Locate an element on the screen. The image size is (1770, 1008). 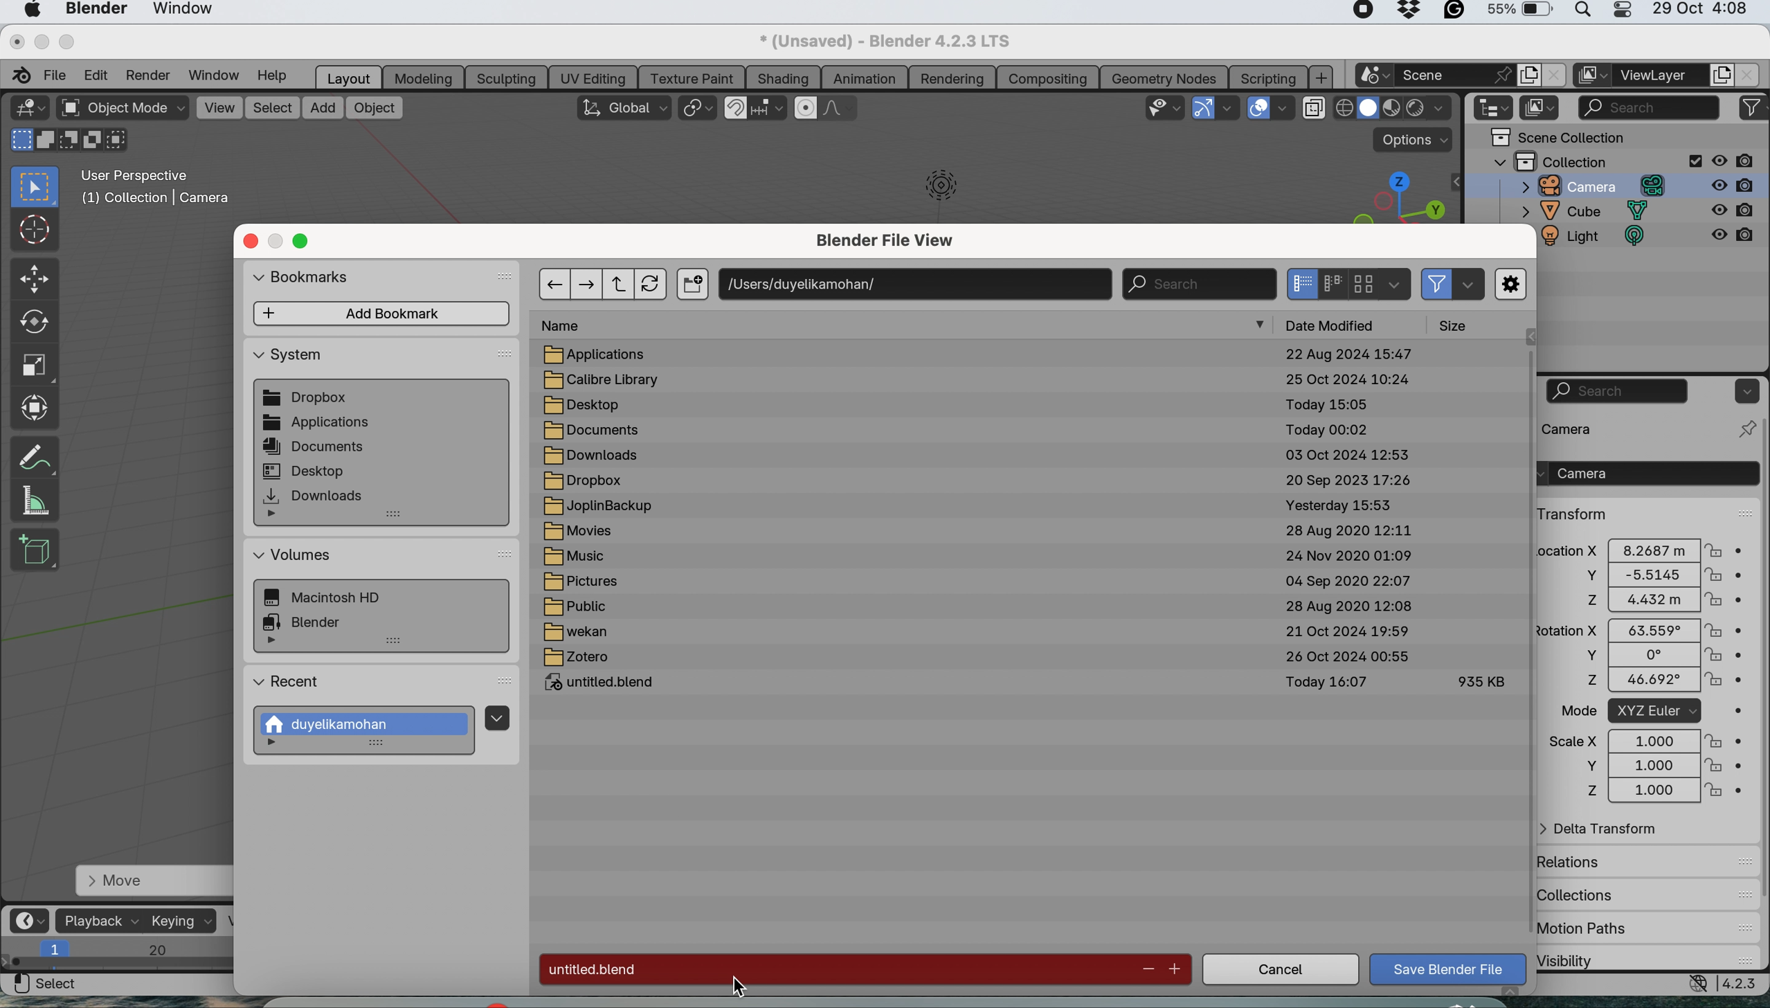
viewport shading is located at coordinates (1395, 108).